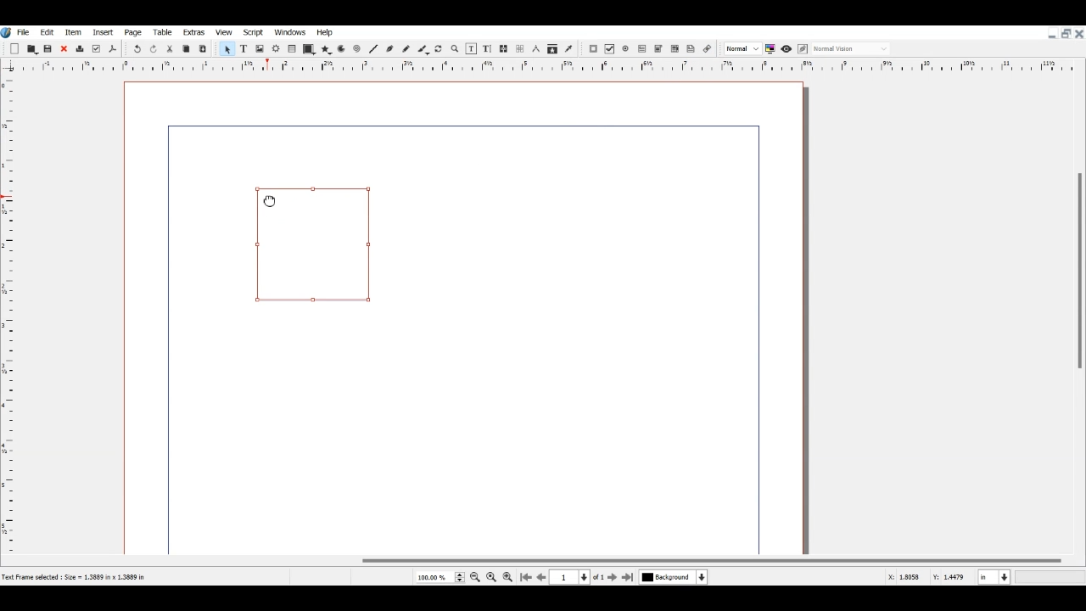  What do you see at coordinates (193, 32) in the screenshot?
I see `Extras` at bounding box center [193, 32].